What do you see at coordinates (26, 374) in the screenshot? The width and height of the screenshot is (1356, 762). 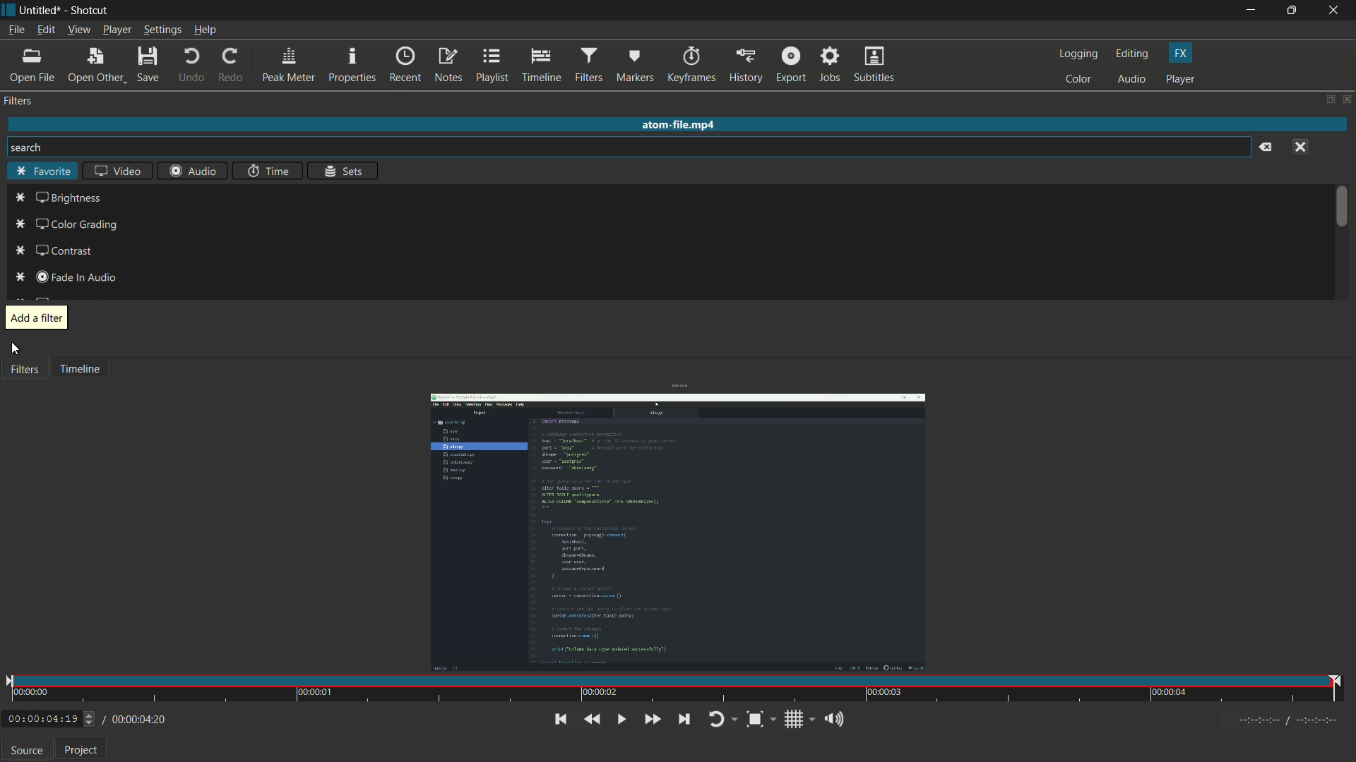 I see `Filters` at bounding box center [26, 374].